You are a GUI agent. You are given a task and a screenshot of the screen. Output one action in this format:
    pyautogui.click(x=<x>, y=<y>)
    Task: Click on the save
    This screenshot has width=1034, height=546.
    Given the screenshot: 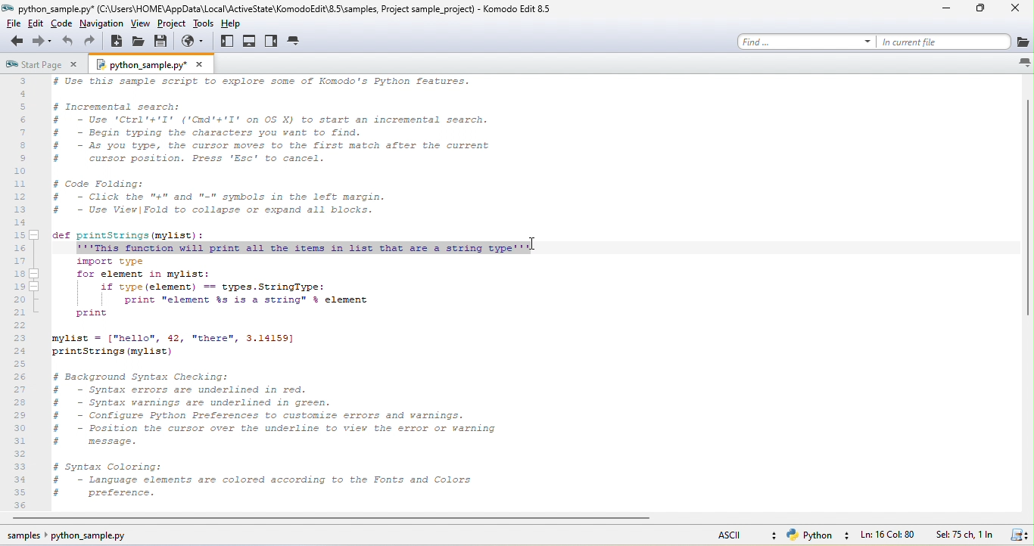 What is the action you would take?
    pyautogui.click(x=1017, y=535)
    